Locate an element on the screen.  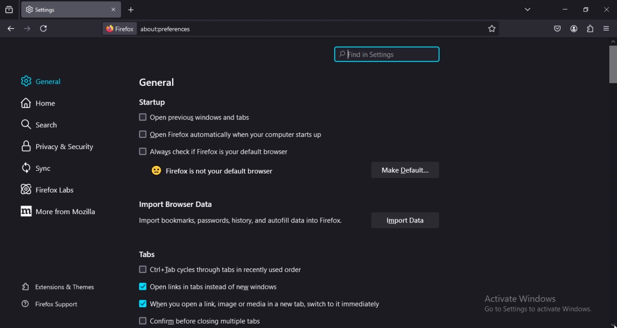
go forward one page is located at coordinates (27, 28).